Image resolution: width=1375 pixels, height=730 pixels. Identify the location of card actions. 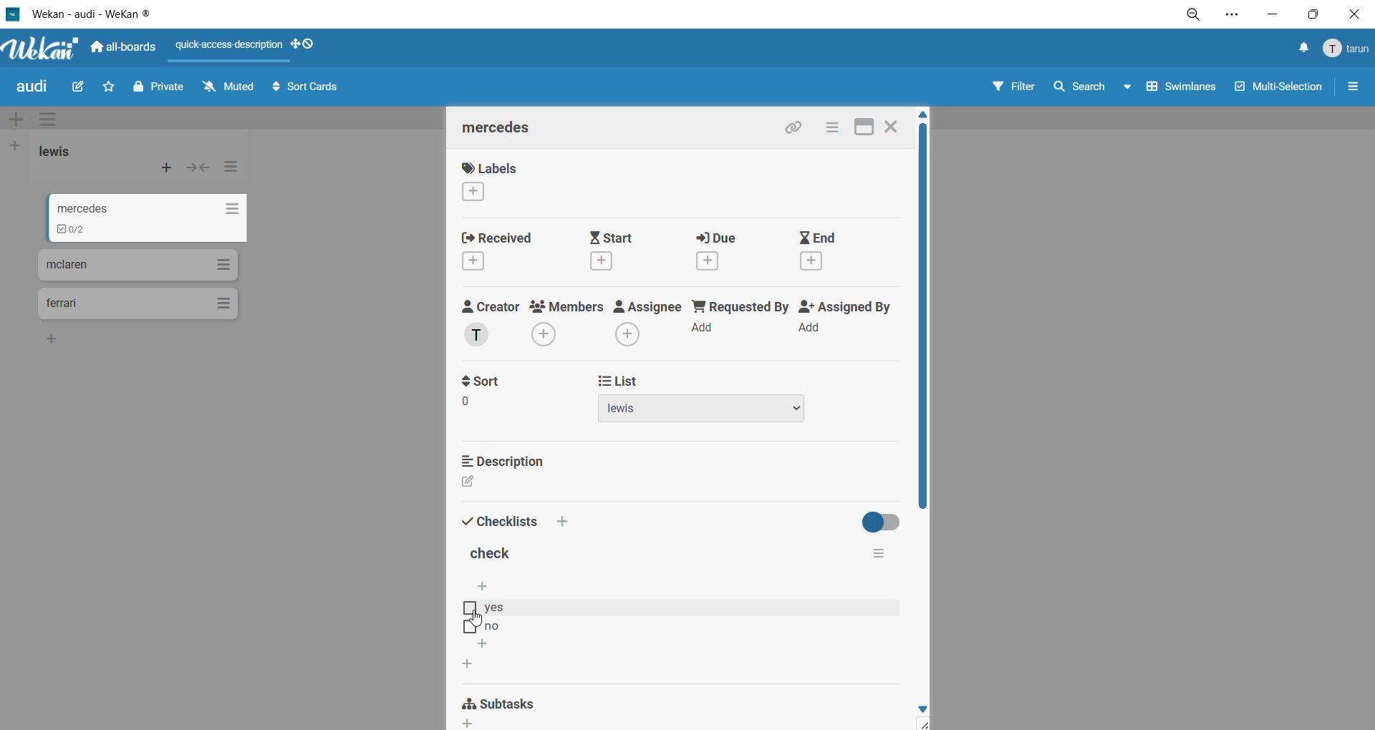
(836, 128).